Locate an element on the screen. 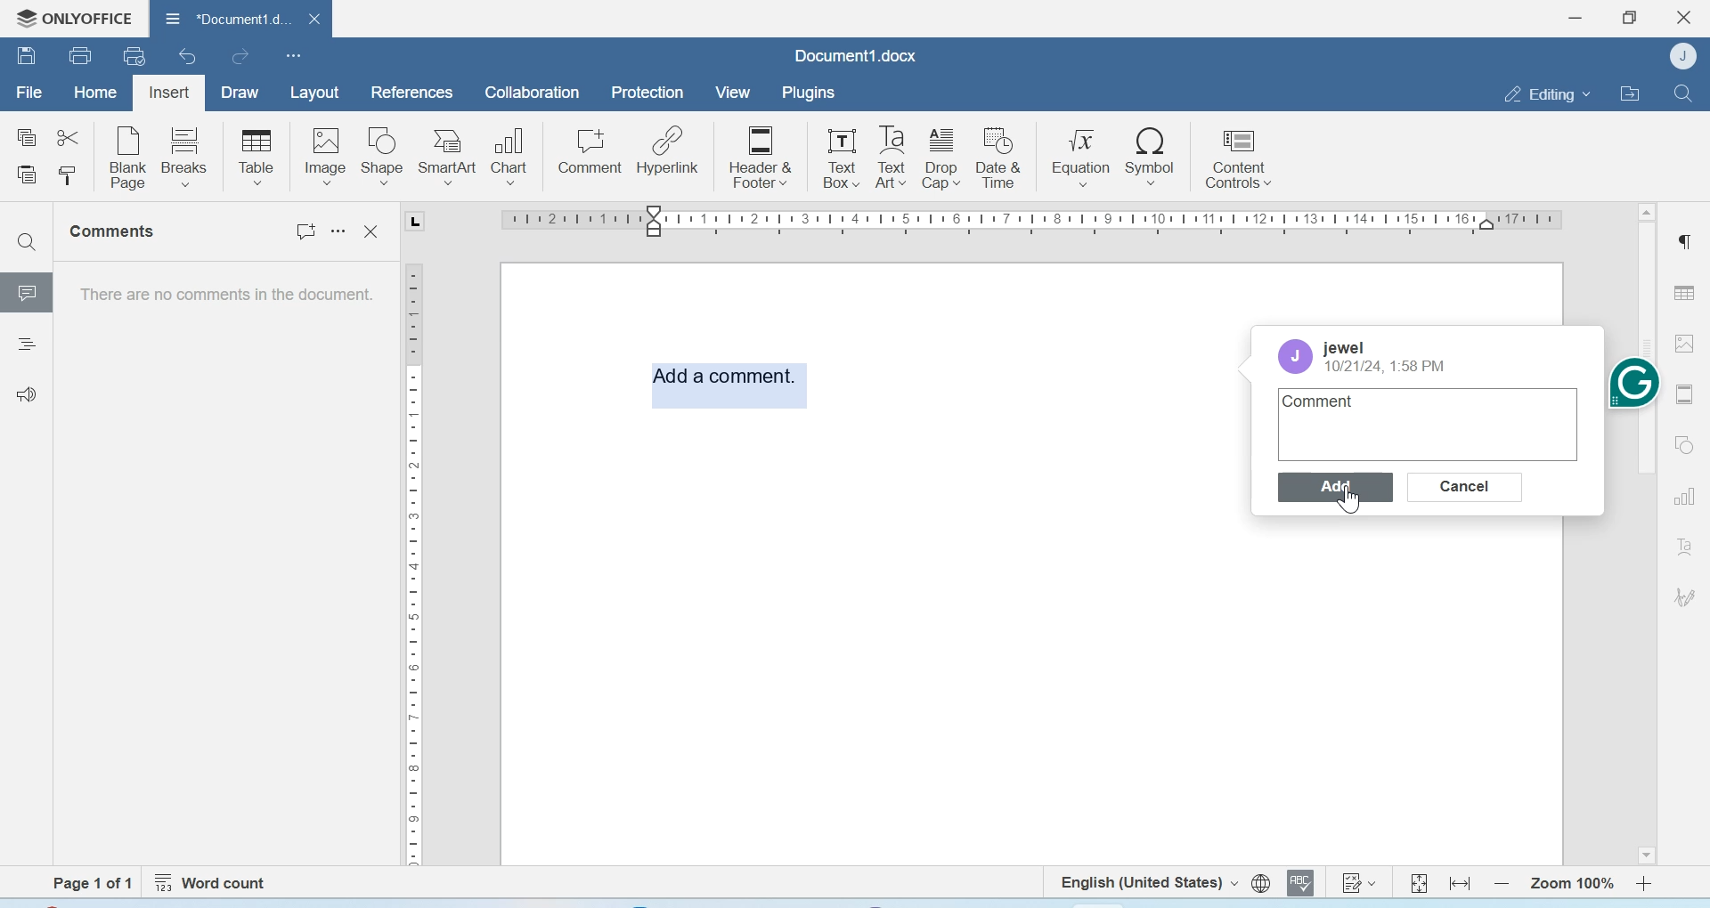 This screenshot has width=1710, height=908. Text Box is located at coordinates (837, 158).